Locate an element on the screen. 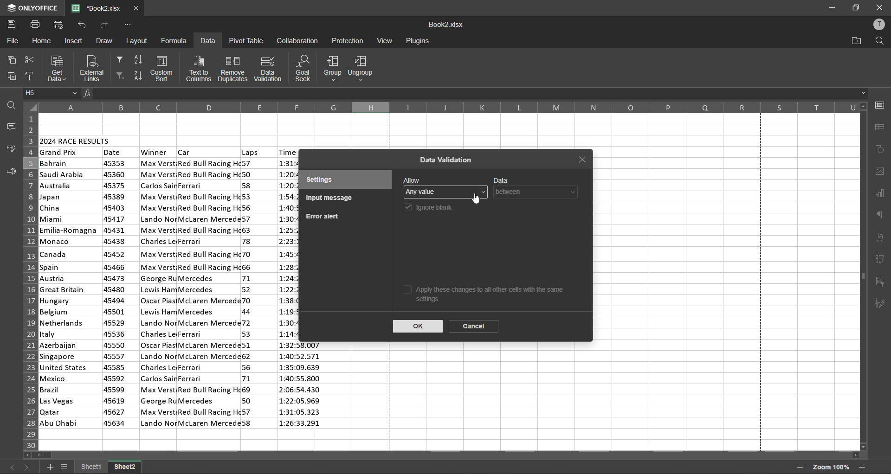 This screenshot has height=474, width=891. close tab is located at coordinates (136, 8).